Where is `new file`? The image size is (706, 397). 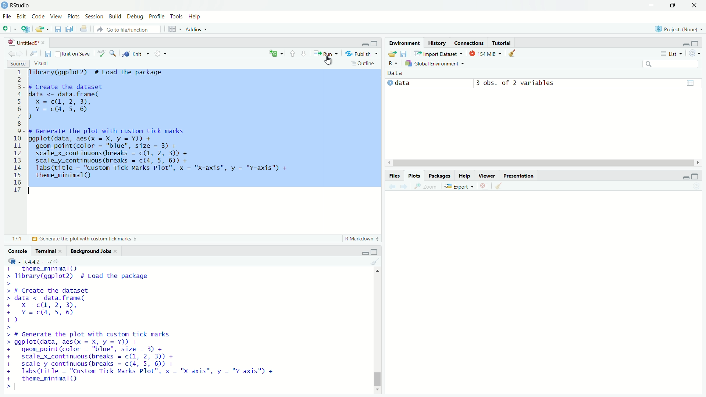
new file is located at coordinates (9, 29).